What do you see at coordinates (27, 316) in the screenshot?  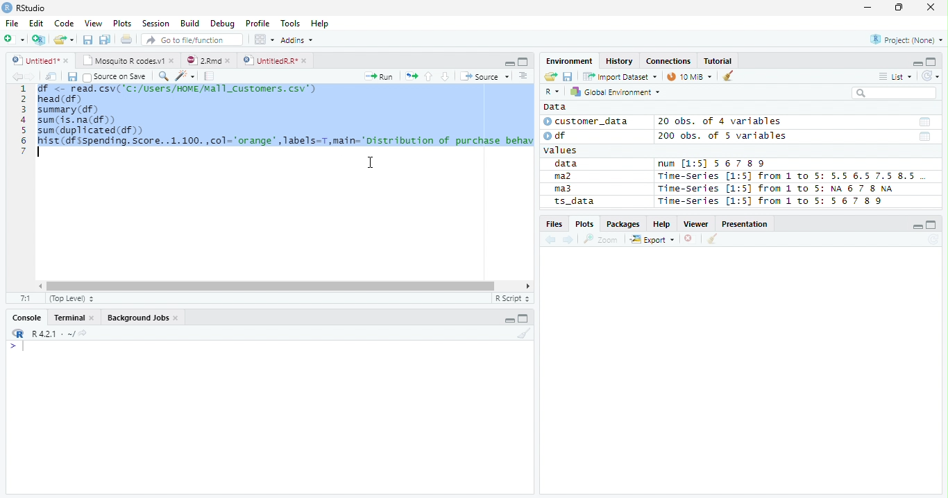 I see `Console` at bounding box center [27, 316].